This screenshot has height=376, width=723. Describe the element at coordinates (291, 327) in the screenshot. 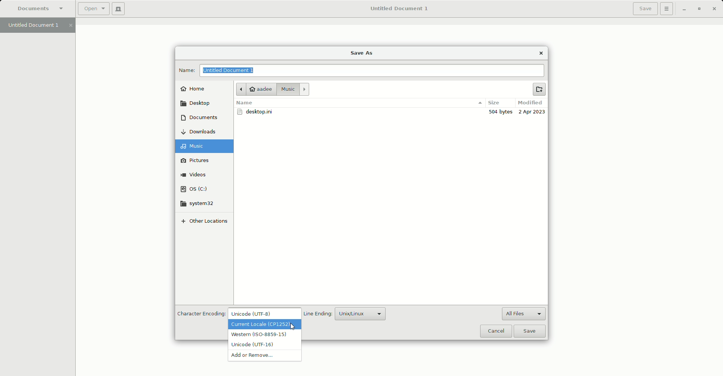

I see `Cursor` at that location.